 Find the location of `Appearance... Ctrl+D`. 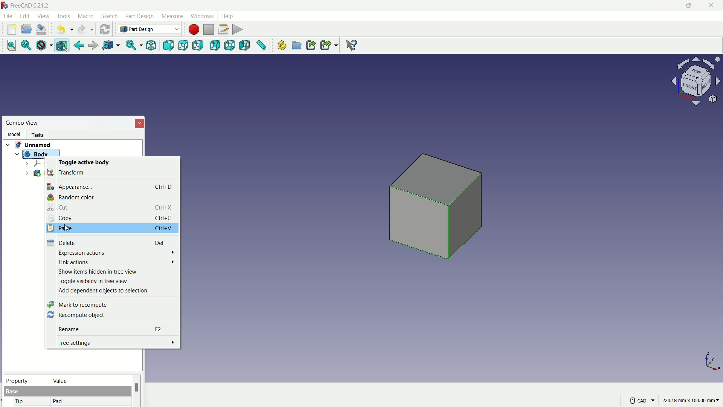

Appearance... Ctrl+D is located at coordinates (112, 187).